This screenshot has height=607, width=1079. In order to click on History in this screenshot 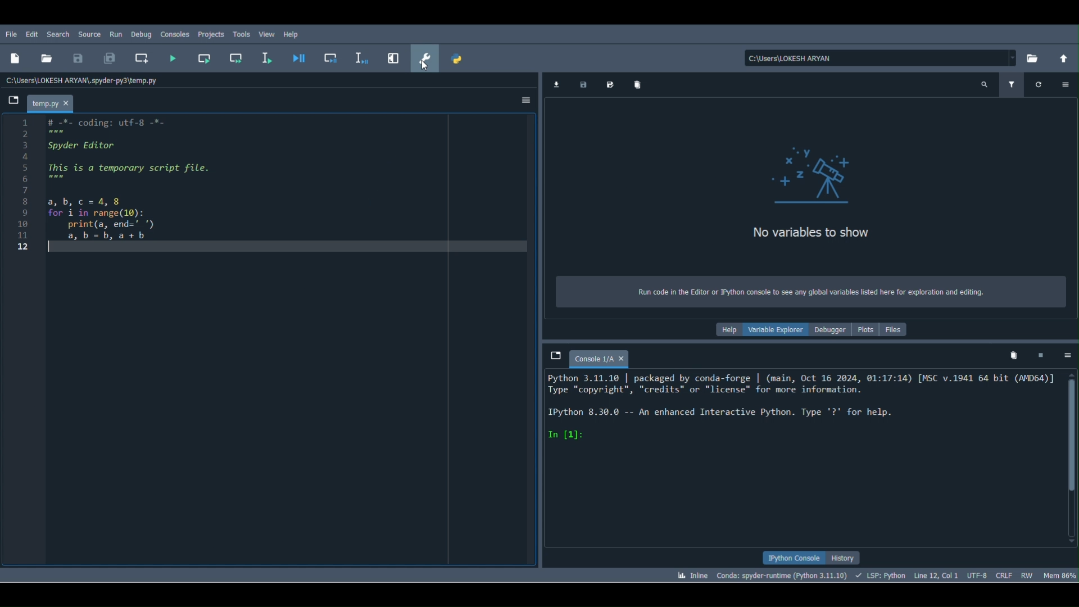, I will do `click(847, 555)`.